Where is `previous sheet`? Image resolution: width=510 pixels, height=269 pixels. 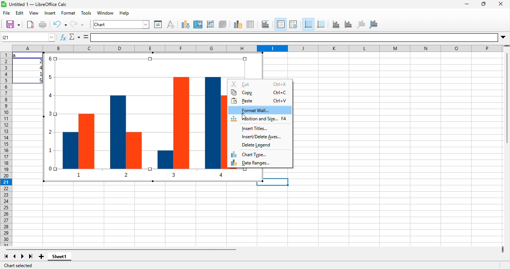 previous sheet is located at coordinates (14, 256).